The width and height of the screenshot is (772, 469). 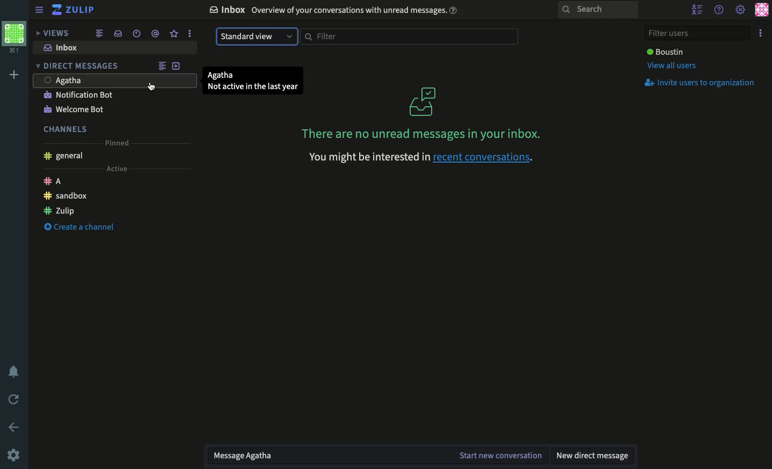 I want to click on No unread messages, so click(x=426, y=115).